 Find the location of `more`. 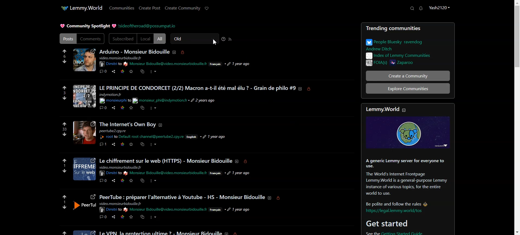

more is located at coordinates (153, 145).